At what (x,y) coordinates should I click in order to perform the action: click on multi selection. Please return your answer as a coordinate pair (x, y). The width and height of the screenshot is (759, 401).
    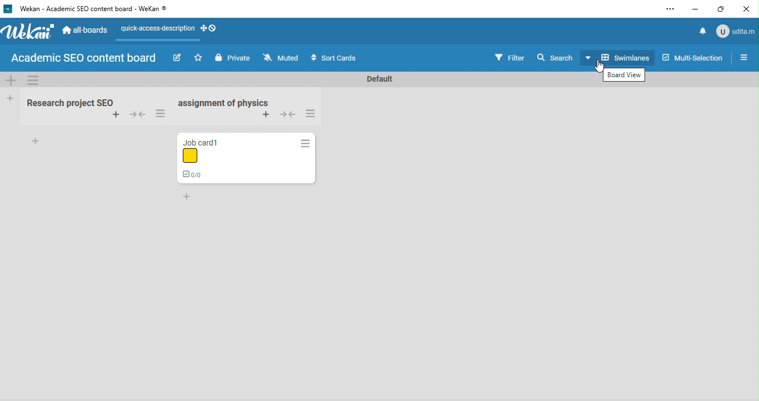
    Looking at the image, I should click on (692, 58).